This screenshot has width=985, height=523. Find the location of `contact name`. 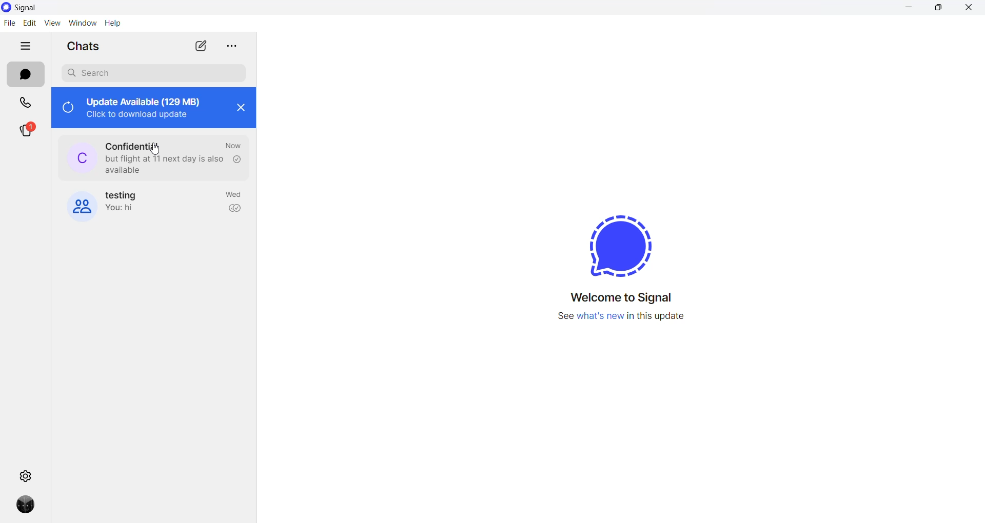

contact name is located at coordinates (136, 143).